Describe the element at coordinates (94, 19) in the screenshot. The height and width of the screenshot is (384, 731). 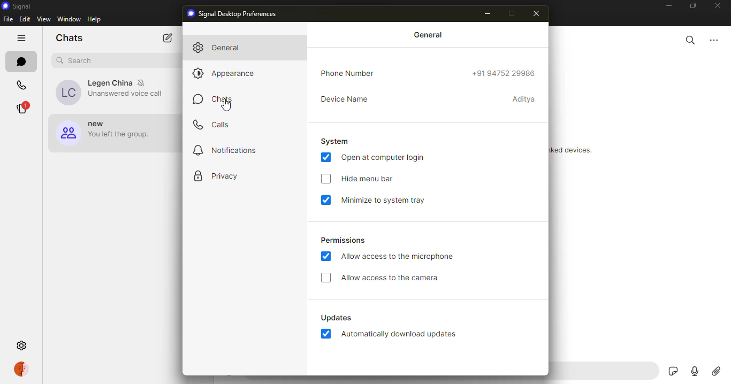
I see `help` at that location.